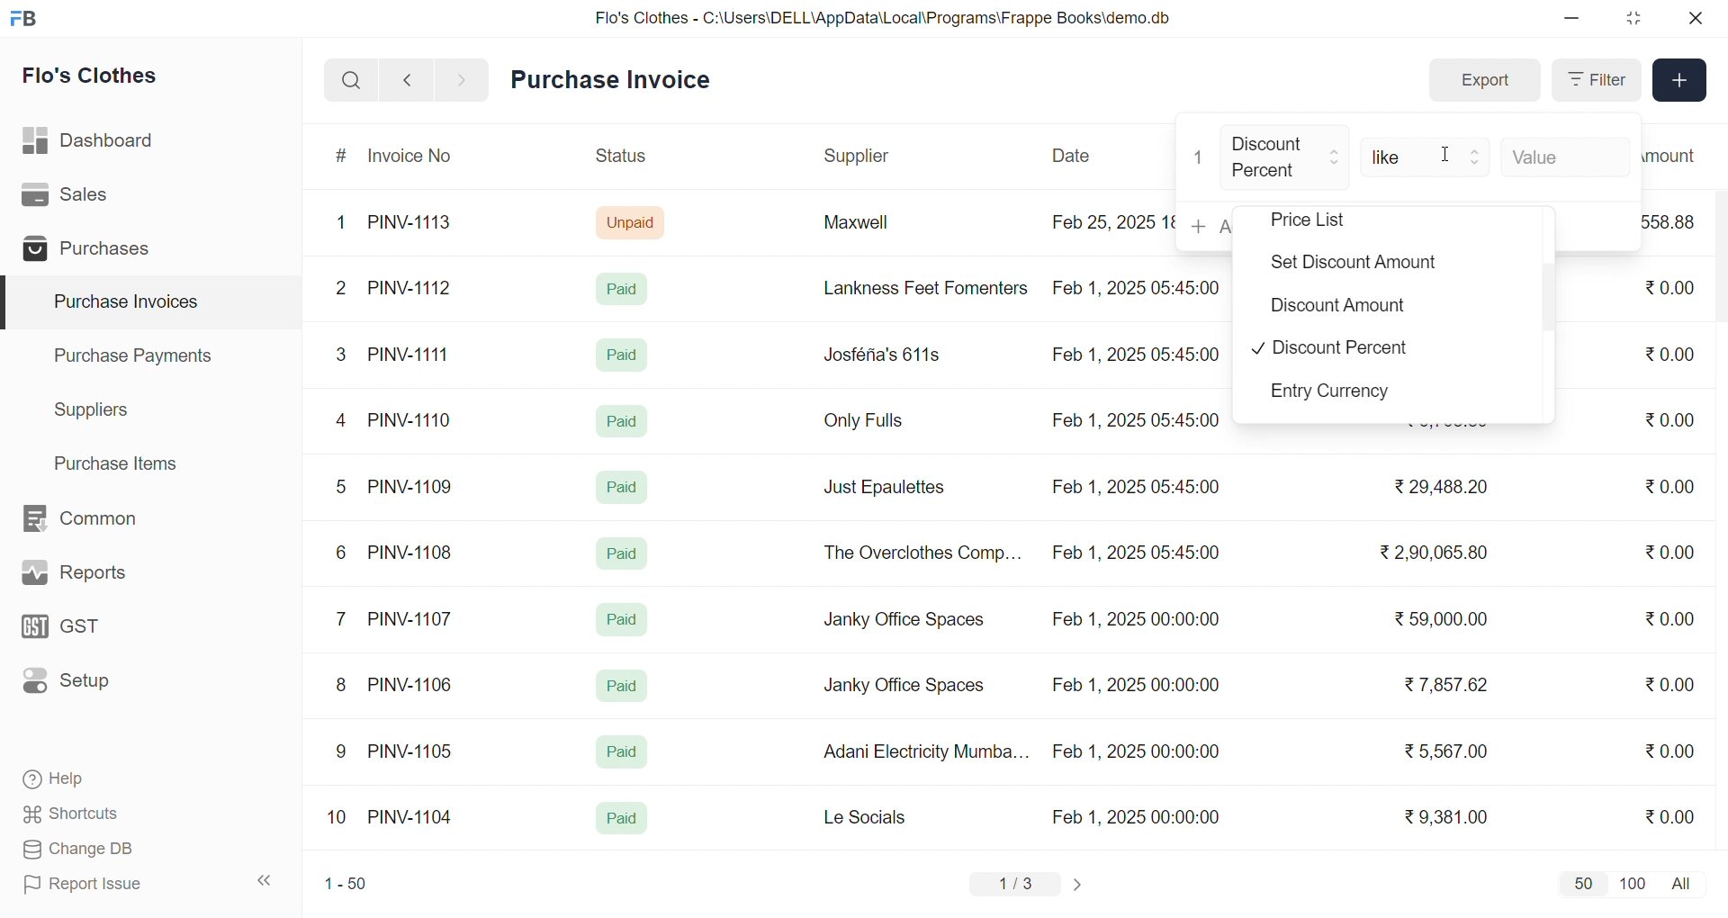  Describe the element at coordinates (1140, 286) in the screenshot. I see `Feb 1, 2025 05:45:00` at that location.